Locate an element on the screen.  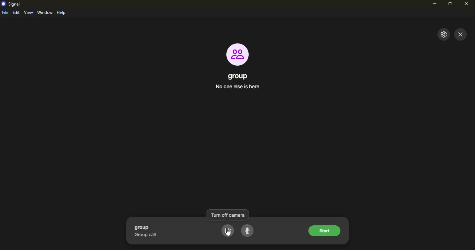
minimize is located at coordinates (434, 4).